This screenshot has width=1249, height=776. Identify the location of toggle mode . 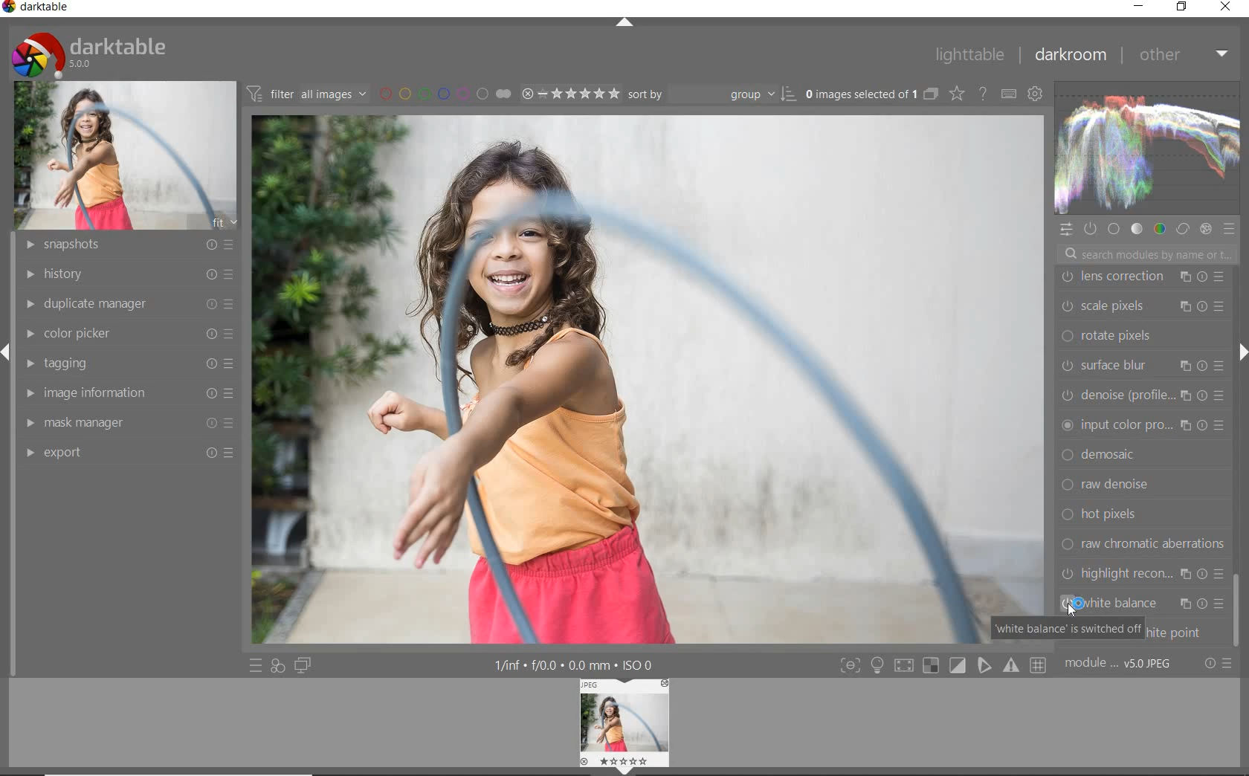
(958, 665).